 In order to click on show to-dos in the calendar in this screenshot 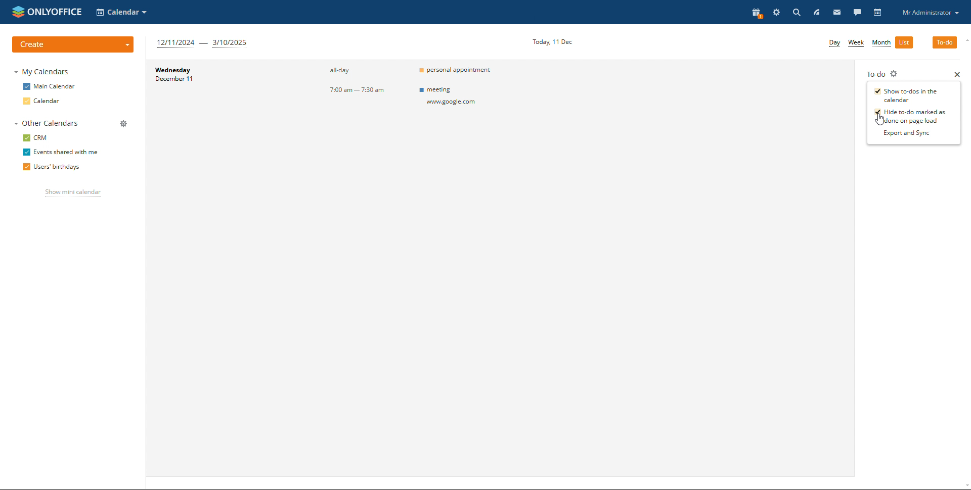, I will do `click(906, 95)`.